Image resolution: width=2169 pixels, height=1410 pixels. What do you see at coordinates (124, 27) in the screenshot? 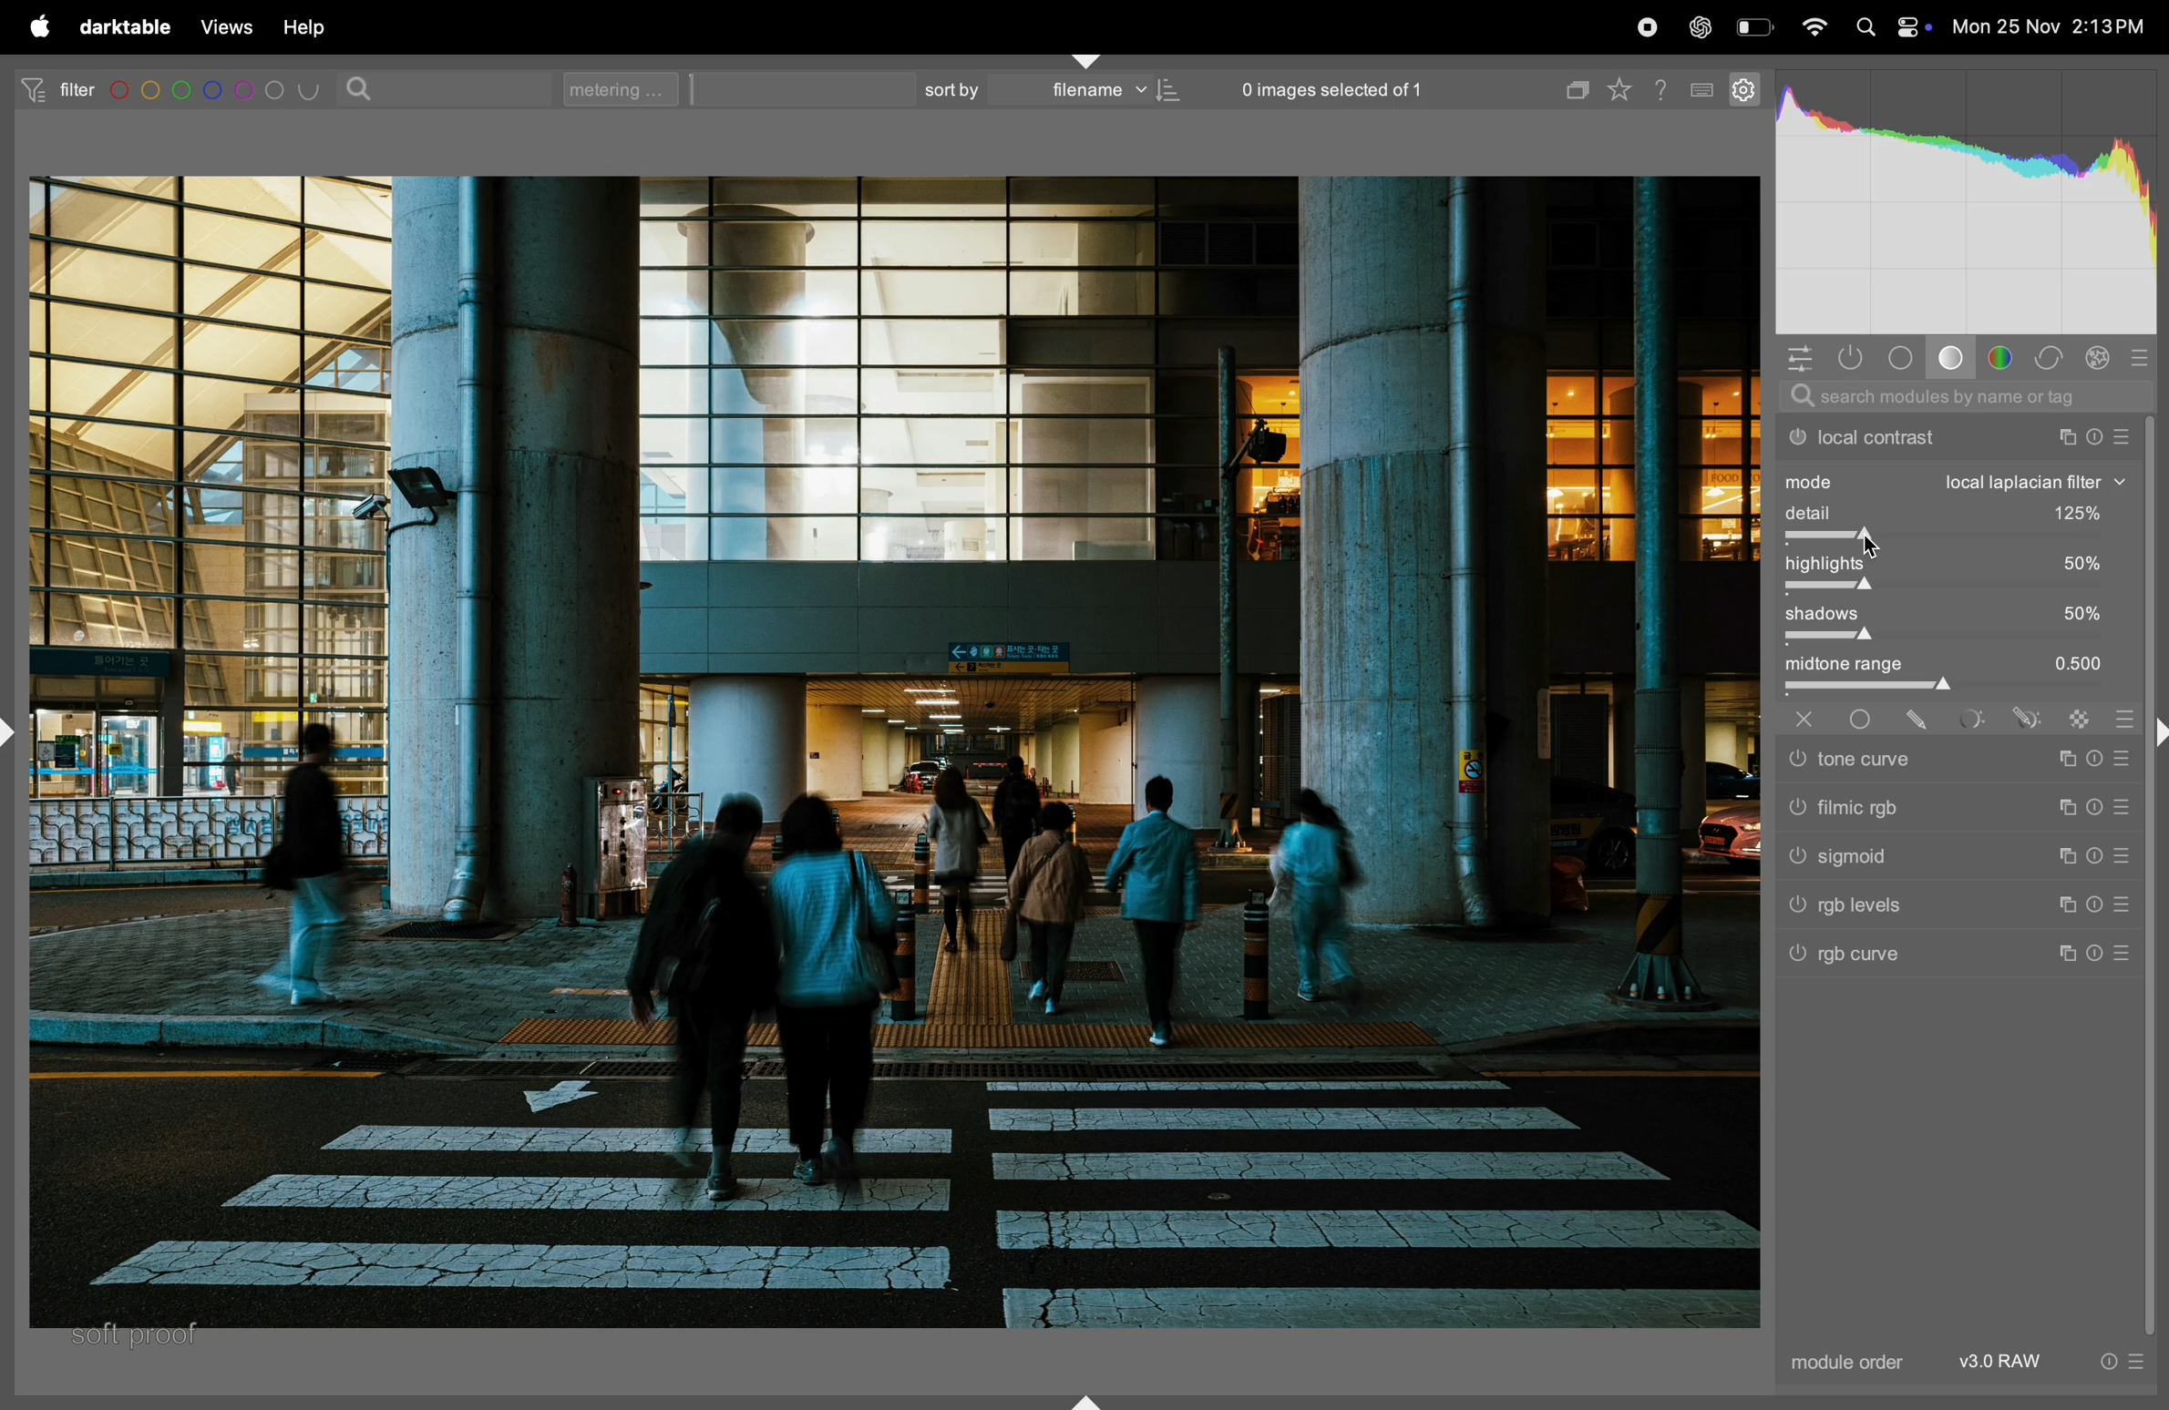
I see `darktable` at bounding box center [124, 27].